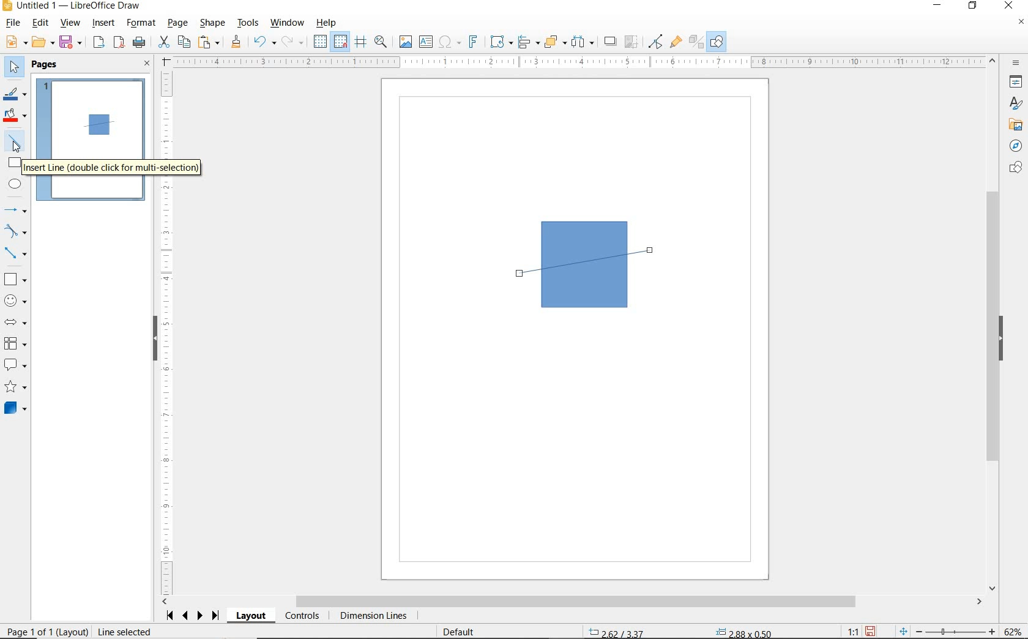  What do you see at coordinates (1016, 144) in the screenshot?
I see `NAVIGATOR` at bounding box center [1016, 144].